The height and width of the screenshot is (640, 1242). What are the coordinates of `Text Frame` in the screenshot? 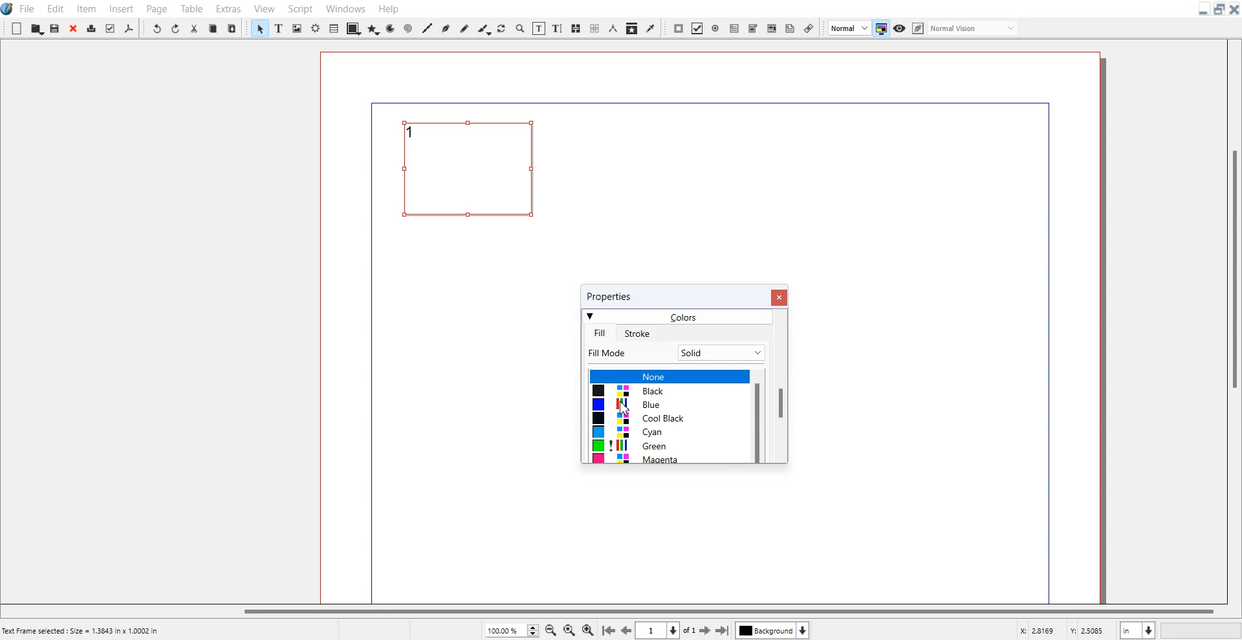 It's located at (279, 28).